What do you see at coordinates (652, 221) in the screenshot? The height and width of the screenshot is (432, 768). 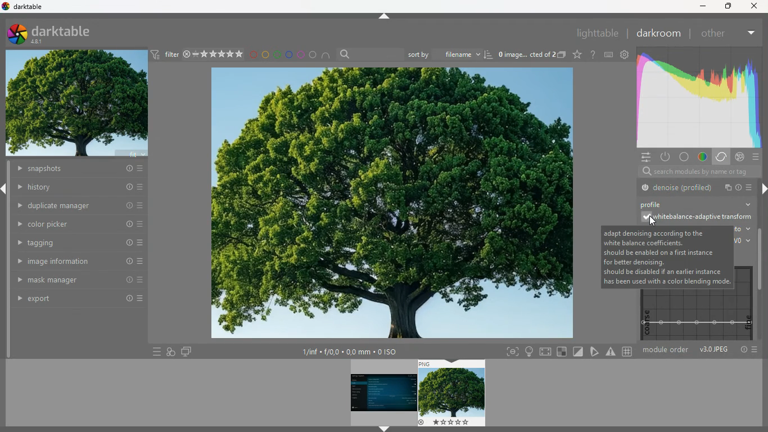 I see `cursor` at bounding box center [652, 221].